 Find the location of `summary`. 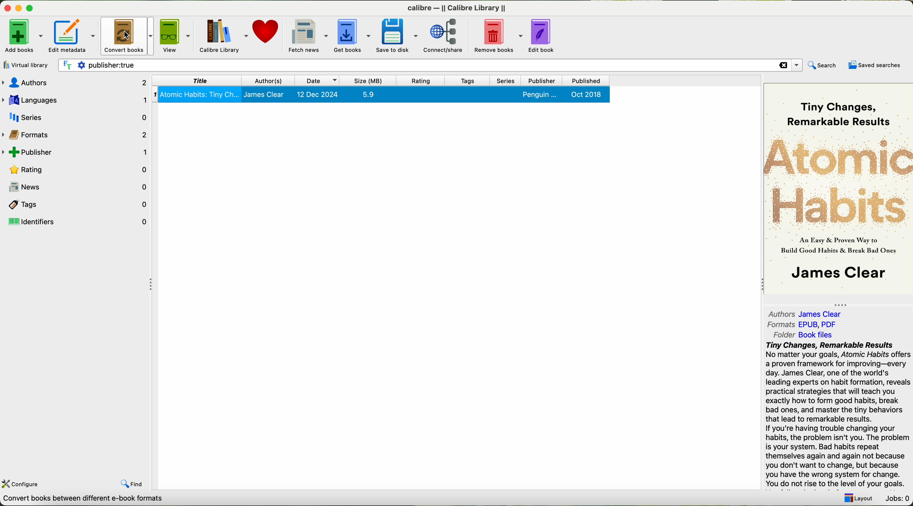

summary is located at coordinates (837, 416).